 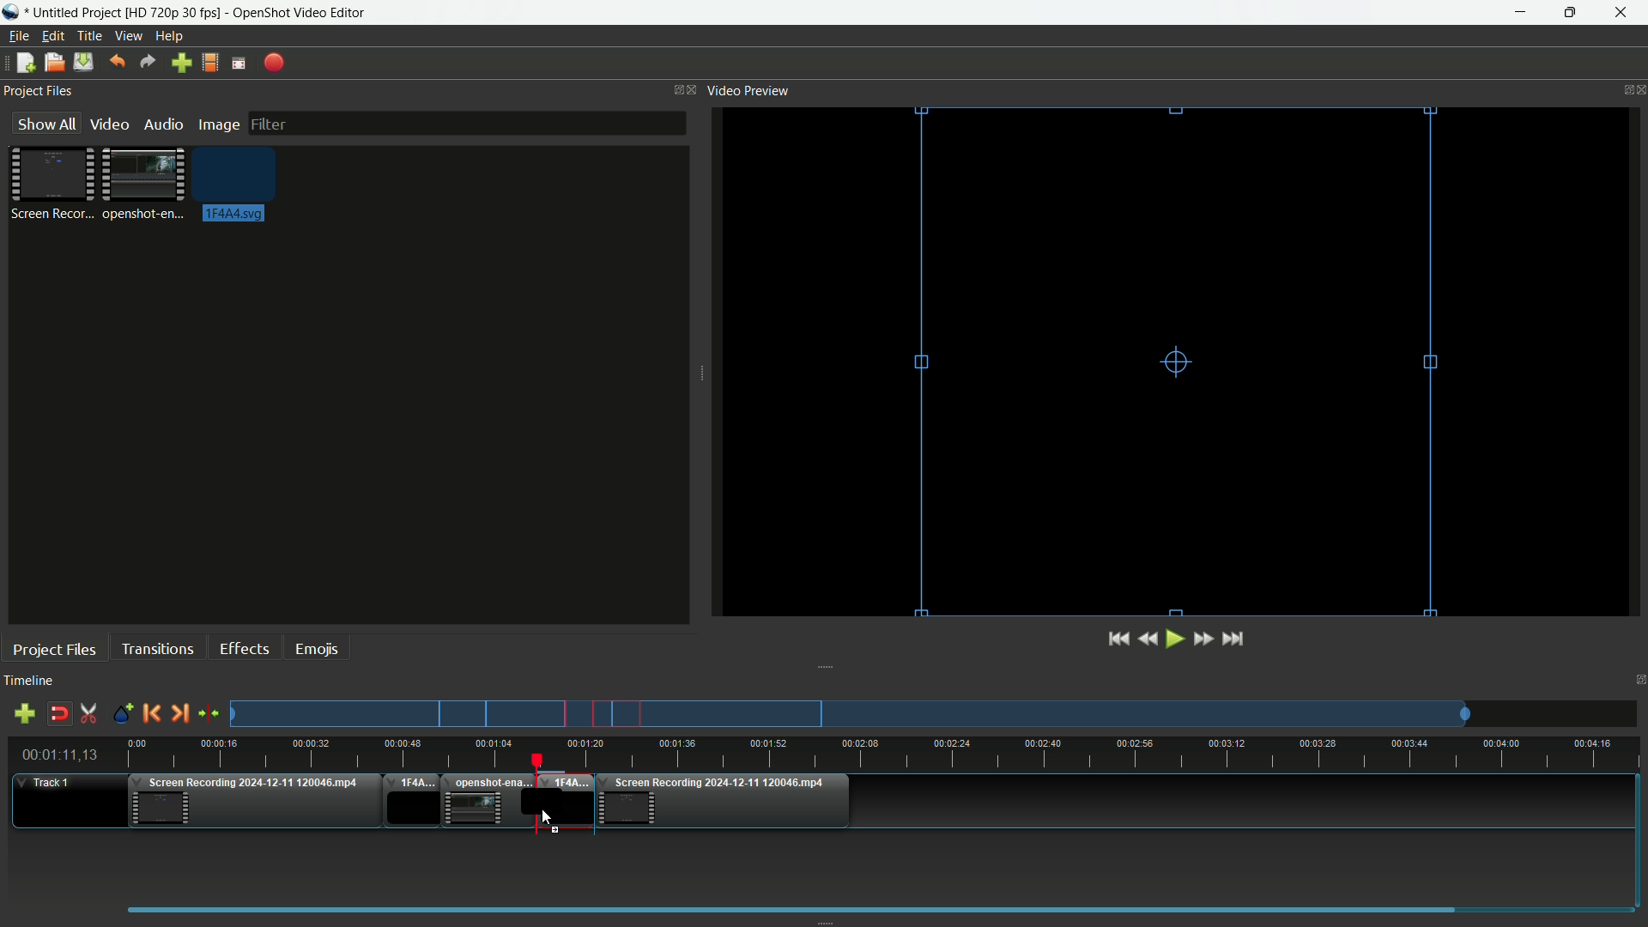 I want to click on Export, so click(x=275, y=64).